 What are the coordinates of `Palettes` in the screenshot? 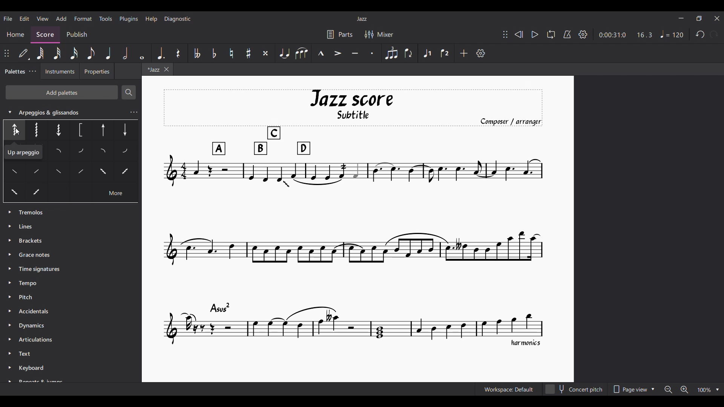 It's located at (15, 71).